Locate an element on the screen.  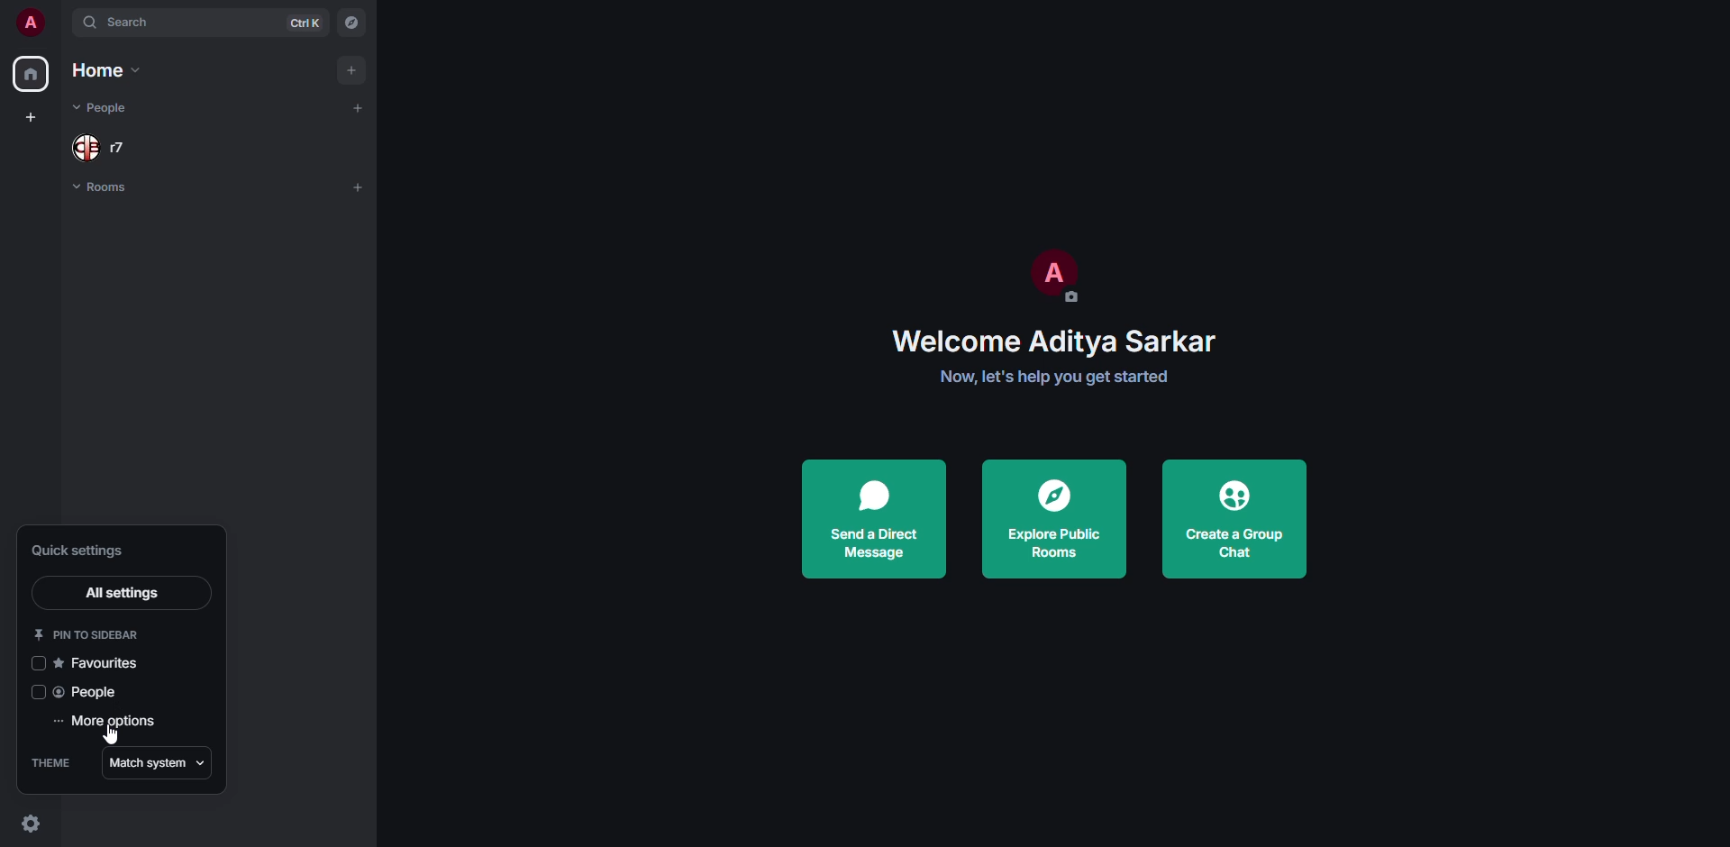
quick settings is located at coordinates (31, 822).